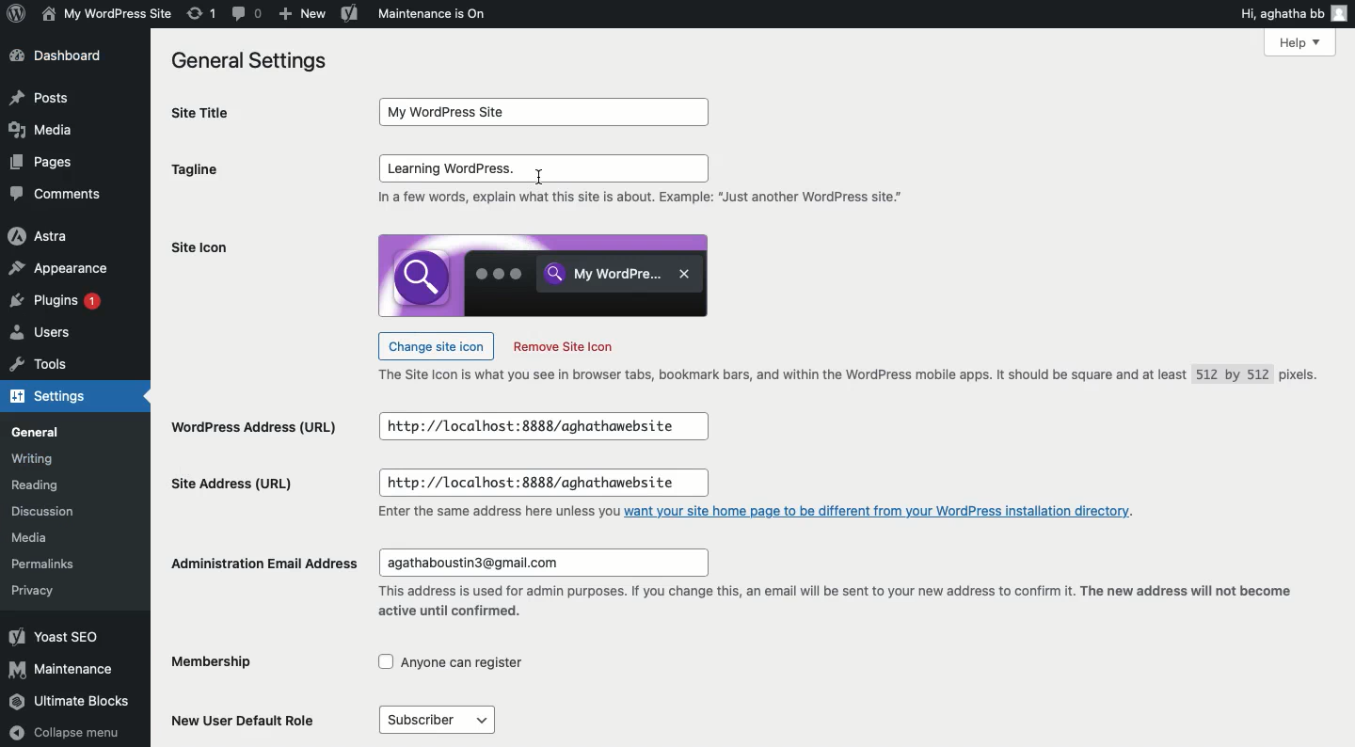 Image resolution: width=1355 pixels, height=747 pixels. I want to click on Site address, so click(236, 483).